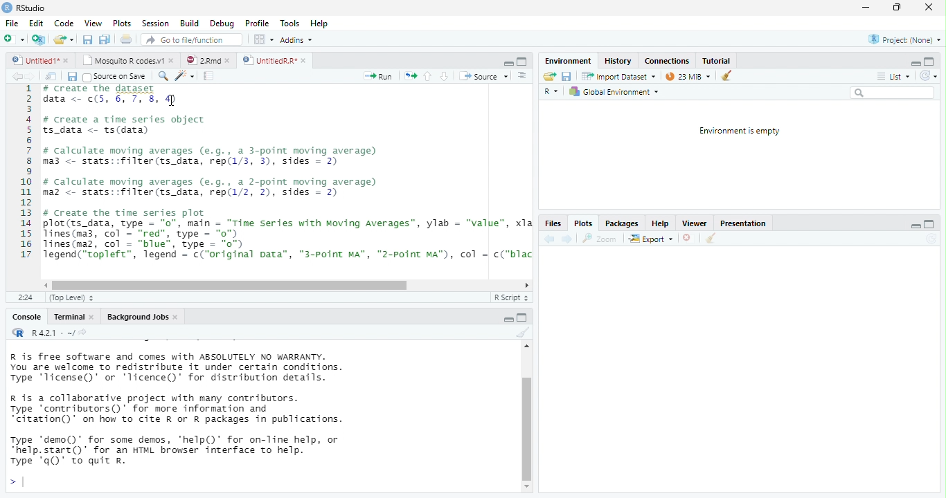 The height and width of the screenshot is (498, 946). I want to click on Viewer, so click(694, 223).